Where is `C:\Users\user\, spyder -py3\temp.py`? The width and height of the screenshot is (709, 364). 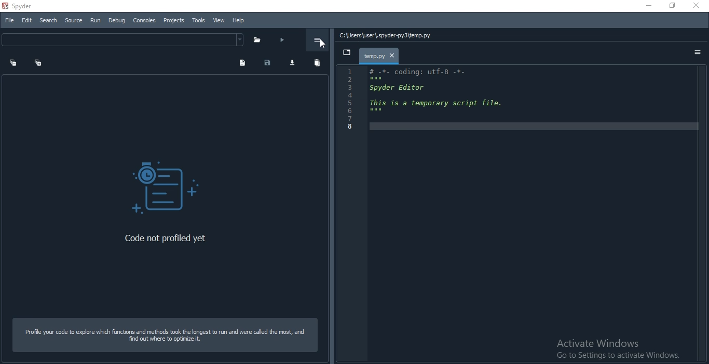 C:\Users\user\, spyder -py3\temp.py is located at coordinates (387, 36).